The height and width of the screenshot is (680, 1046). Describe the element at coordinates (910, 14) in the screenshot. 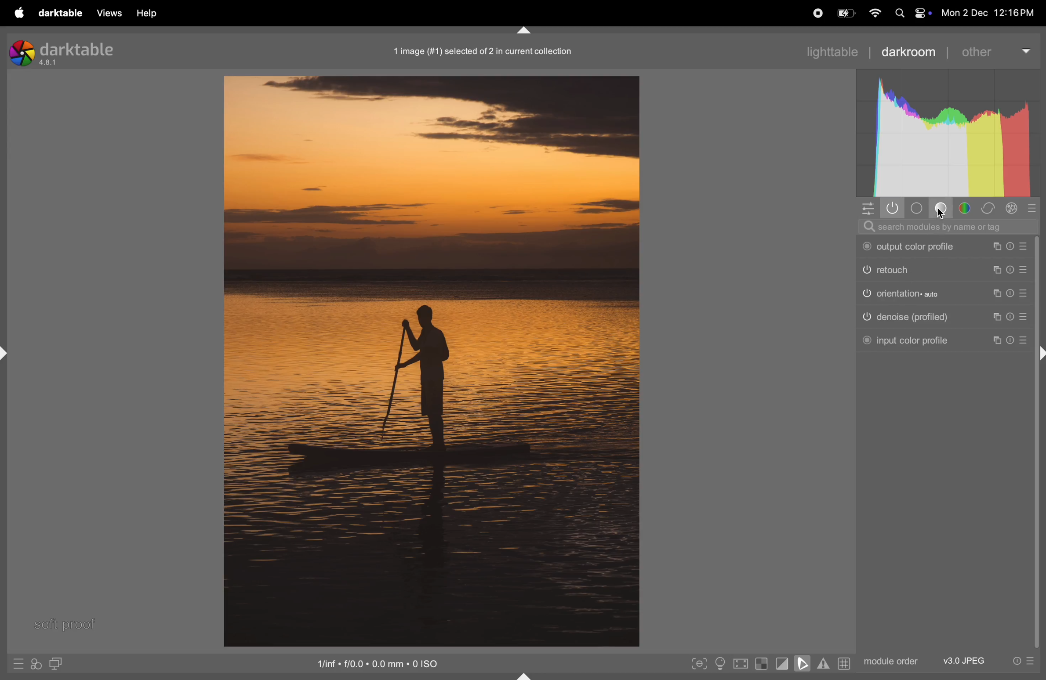

I see `apple widgets` at that location.